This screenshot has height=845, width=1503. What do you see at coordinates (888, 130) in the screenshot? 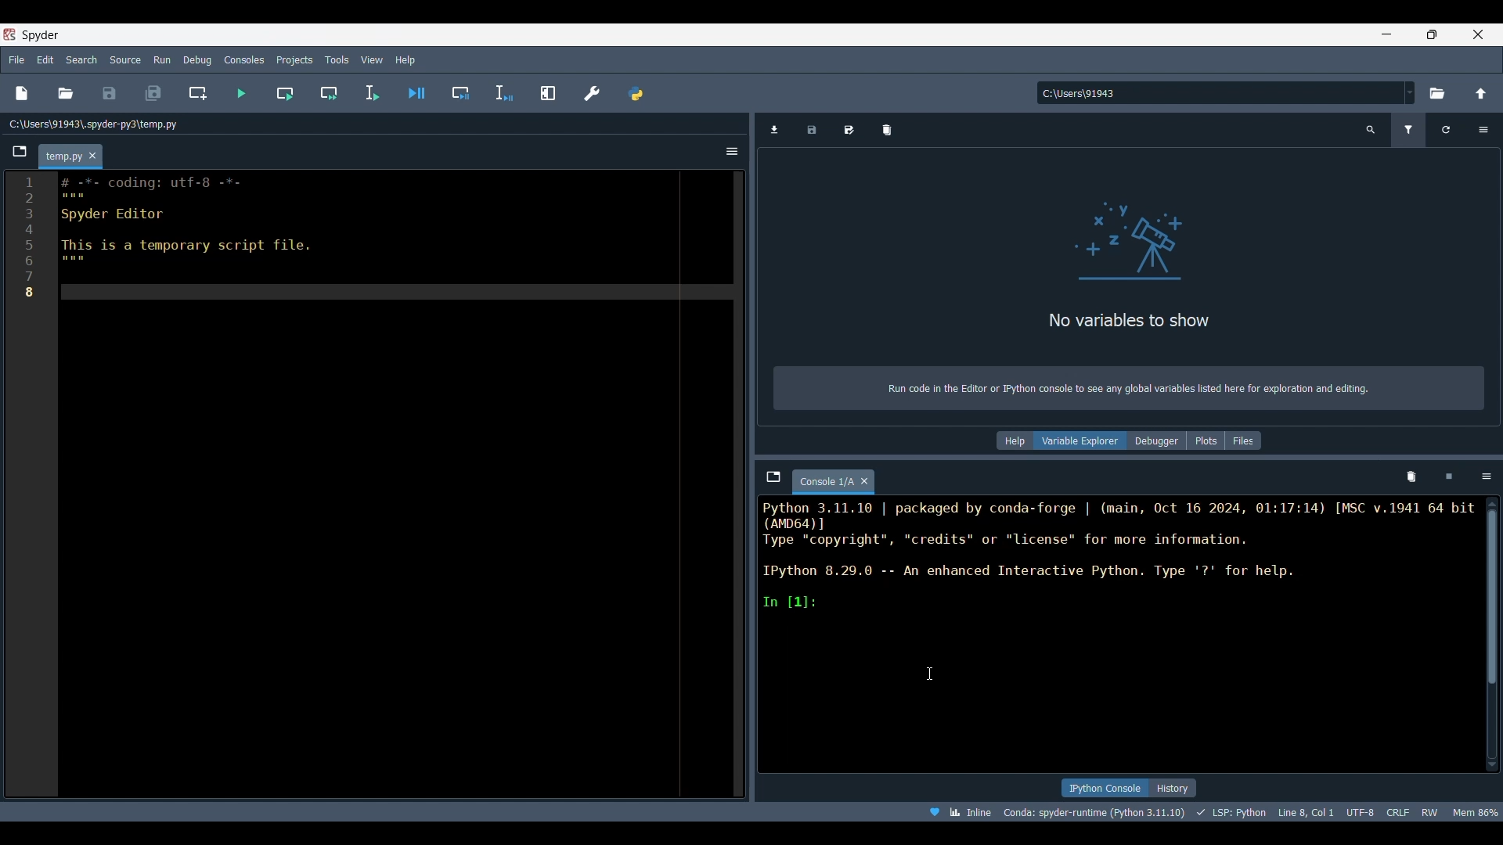
I see `Remove all variables` at bounding box center [888, 130].